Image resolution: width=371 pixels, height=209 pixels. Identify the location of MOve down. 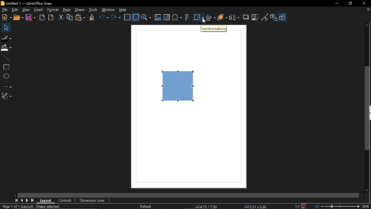
(369, 190).